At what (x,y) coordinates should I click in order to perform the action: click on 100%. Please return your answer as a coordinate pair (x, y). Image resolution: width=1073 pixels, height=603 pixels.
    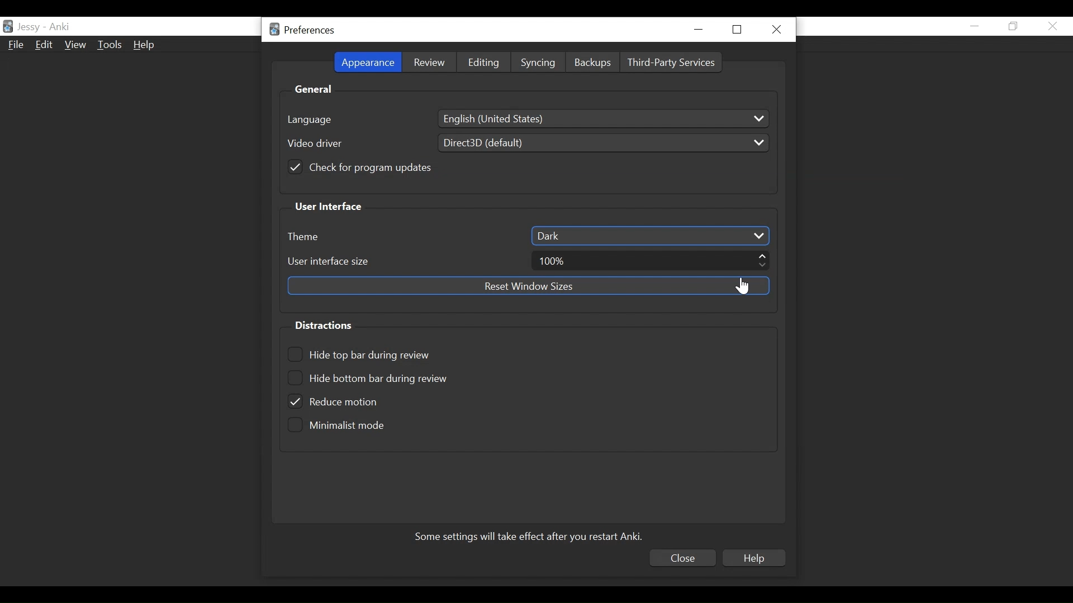
    Looking at the image, I should click on (652, 260).